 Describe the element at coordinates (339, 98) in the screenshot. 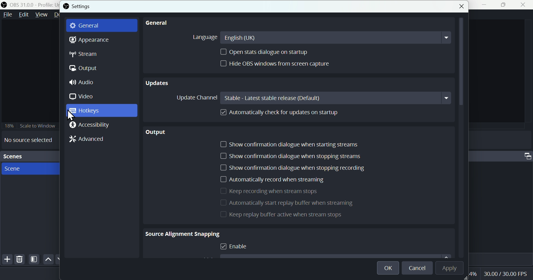

I see `Stable latest stable release` at that location.